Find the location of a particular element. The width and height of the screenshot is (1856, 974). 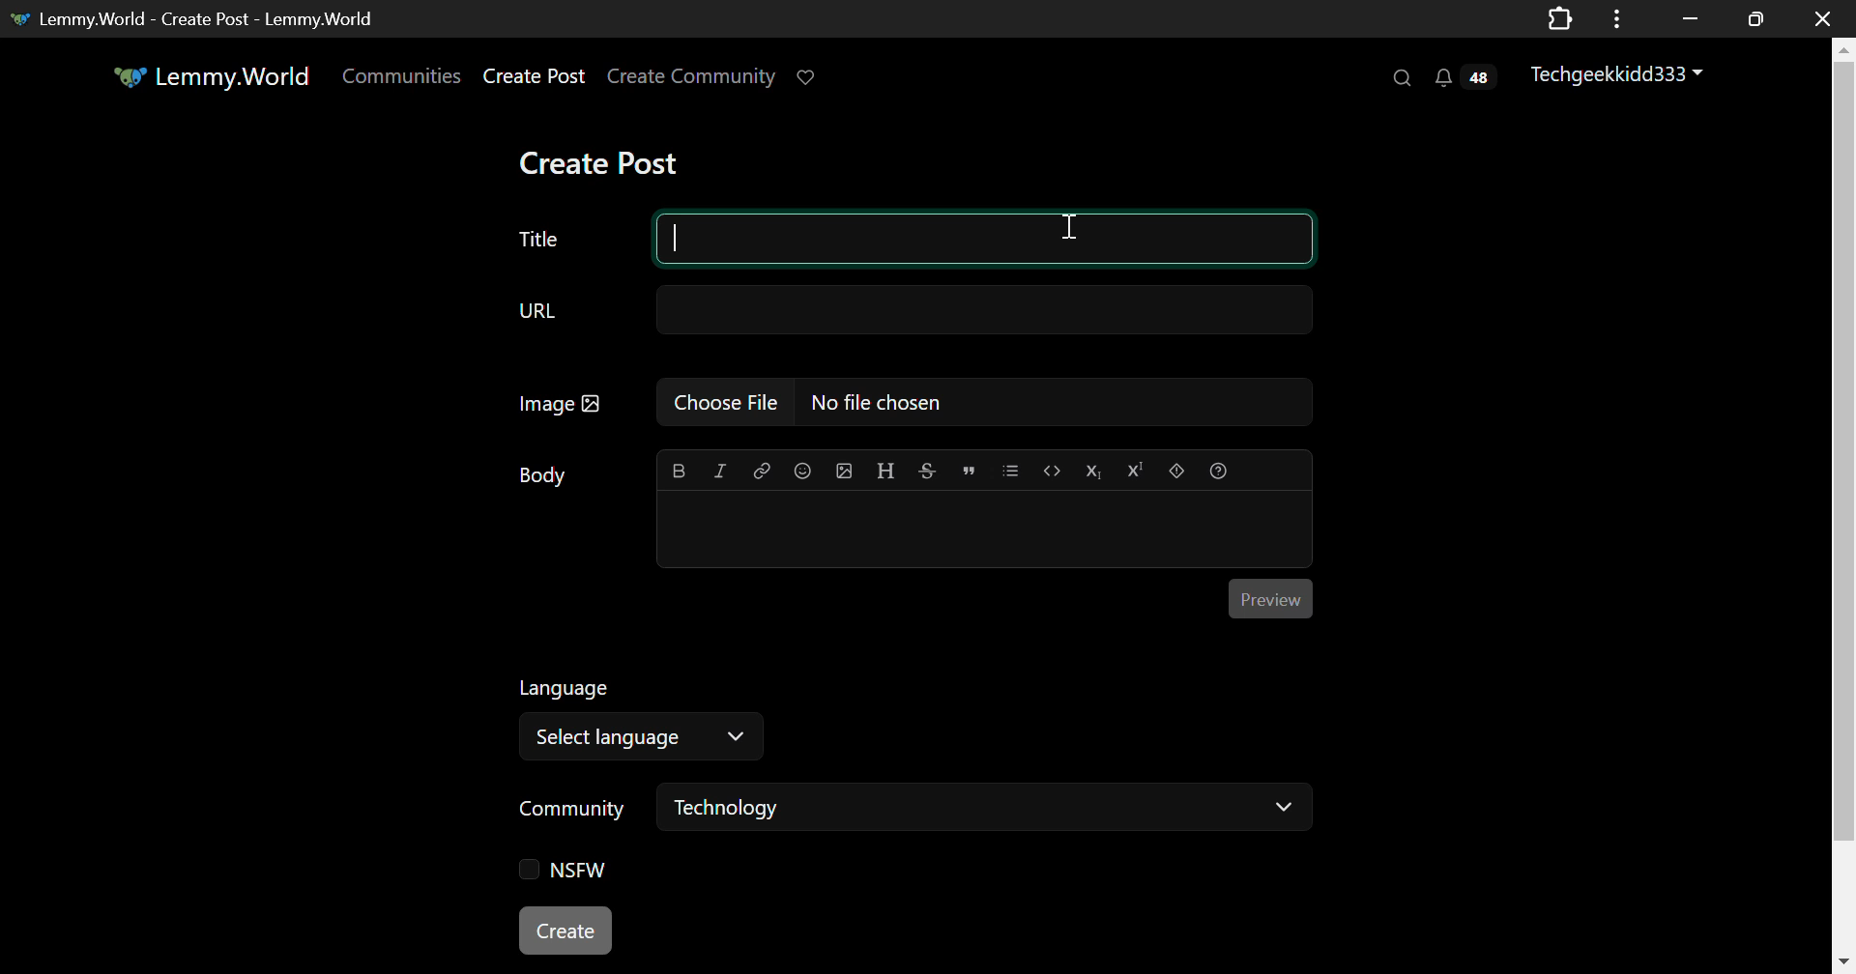

Title: Looking for Collaborators! is located at coordinates (915, 239).